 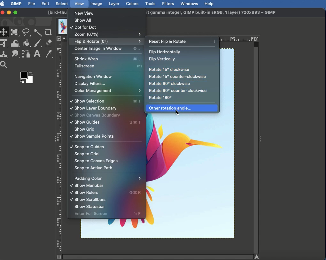 What do you see at coordinates (179, 114) in the screenshot?
I see `cursor` at bounding box center [179, 114].